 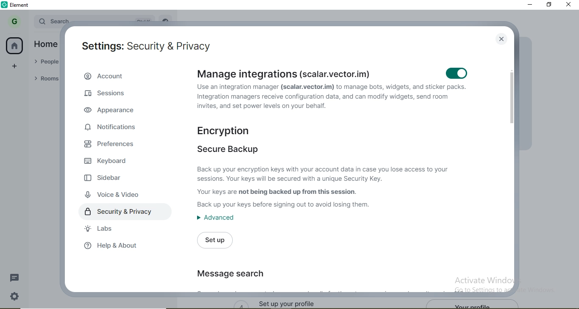 I want to click on Manage Integrations, so click(x=304, y=74).